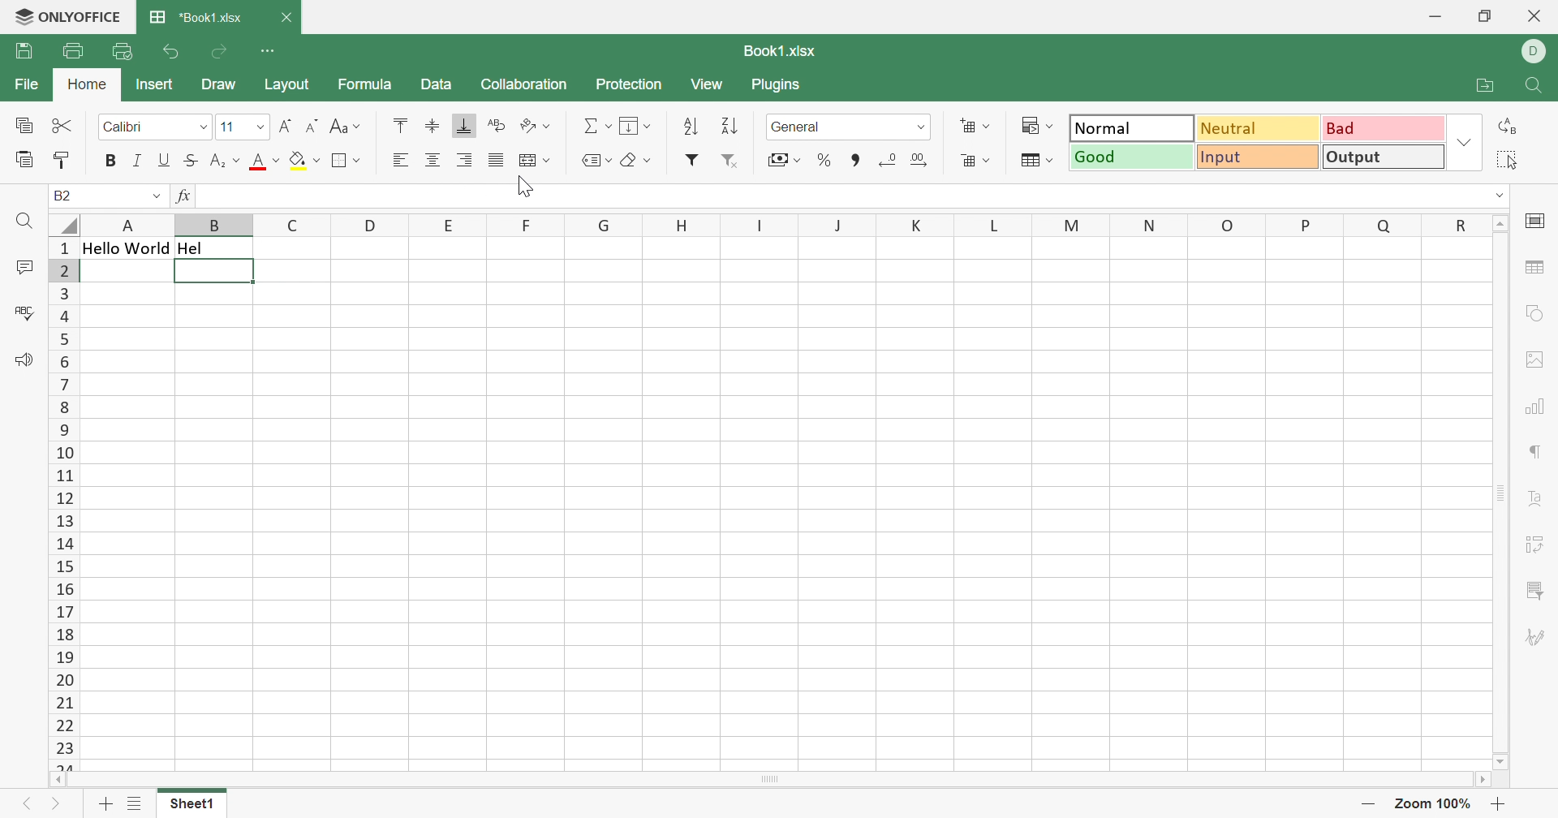 The image size is (1558, 818). I want to click on Italic, so click(139, 162).